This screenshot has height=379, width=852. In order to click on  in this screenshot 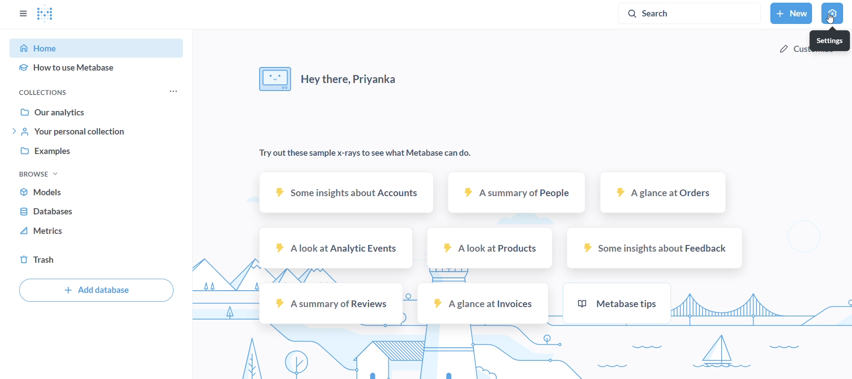, I will do `click(791, 13)`.